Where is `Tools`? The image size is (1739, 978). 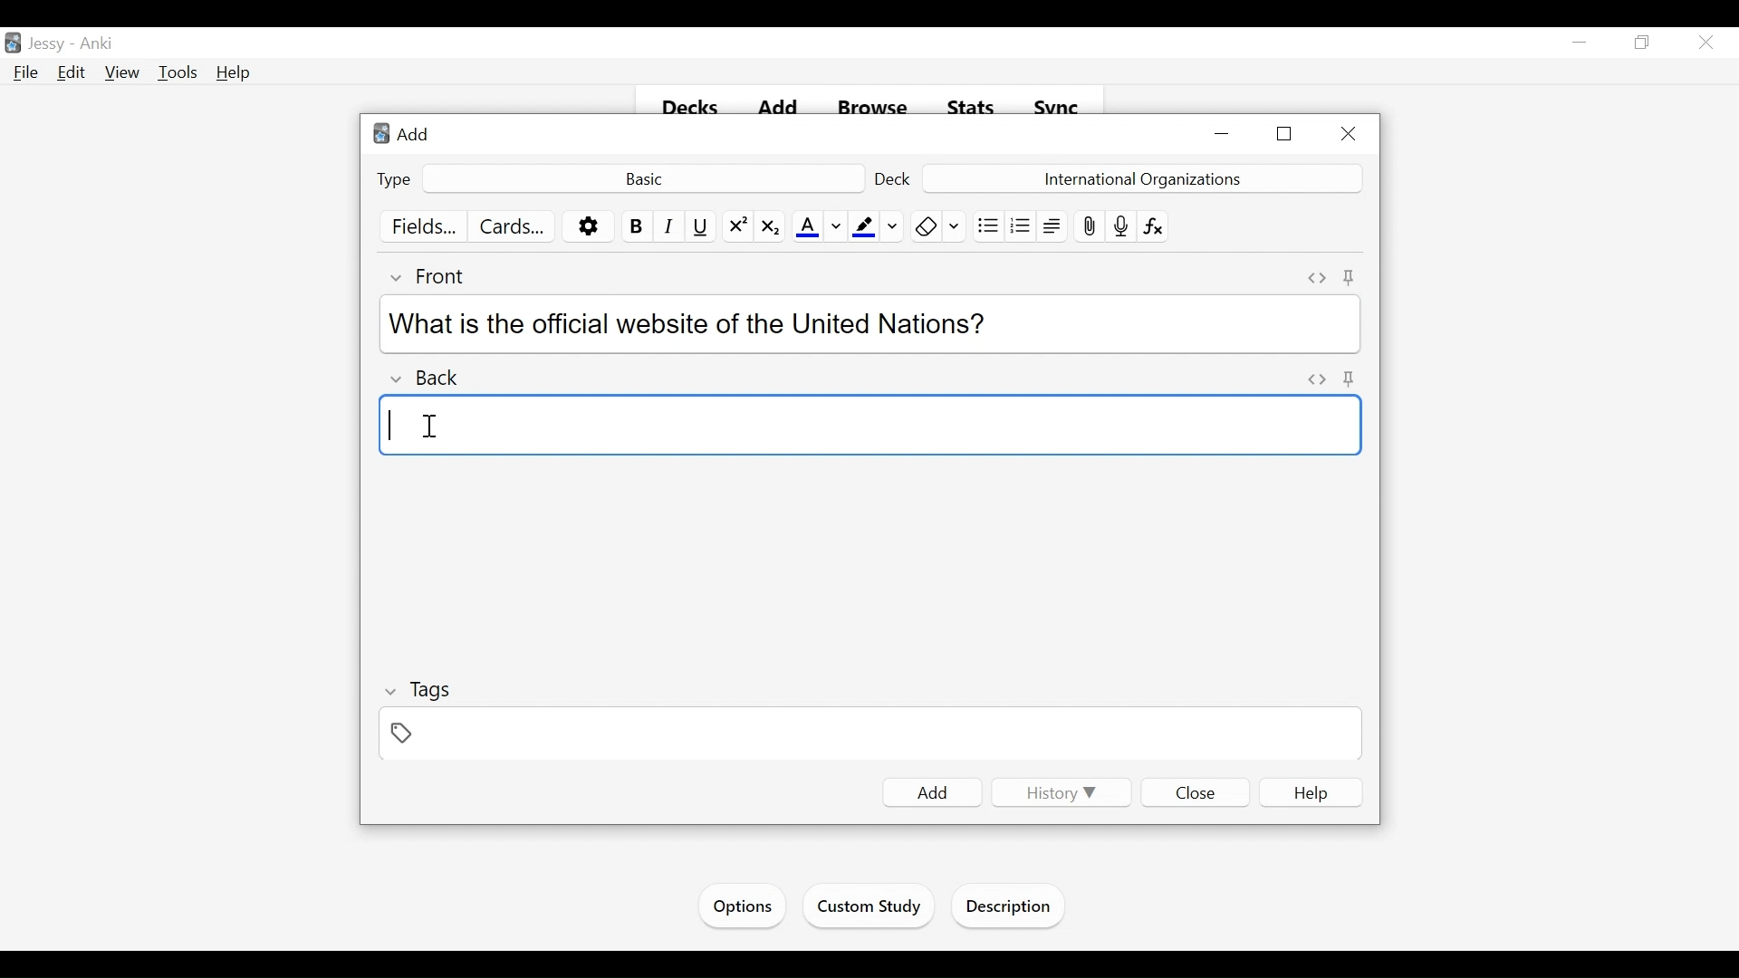
Tools is located at coordinates (178, 72).